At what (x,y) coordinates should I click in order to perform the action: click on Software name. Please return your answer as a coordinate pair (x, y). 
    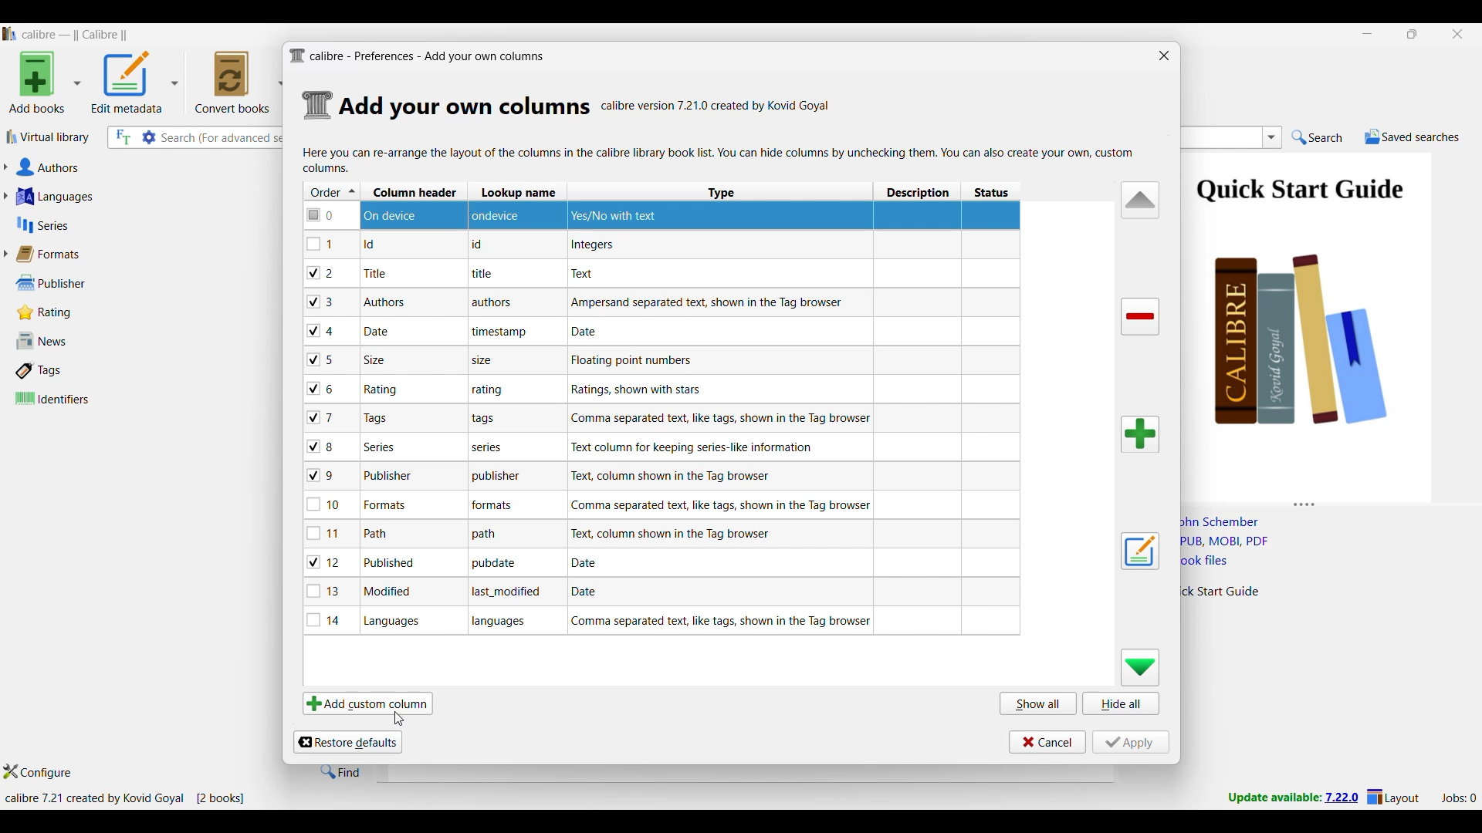
    Looking at the image, I should click on (76, 35).